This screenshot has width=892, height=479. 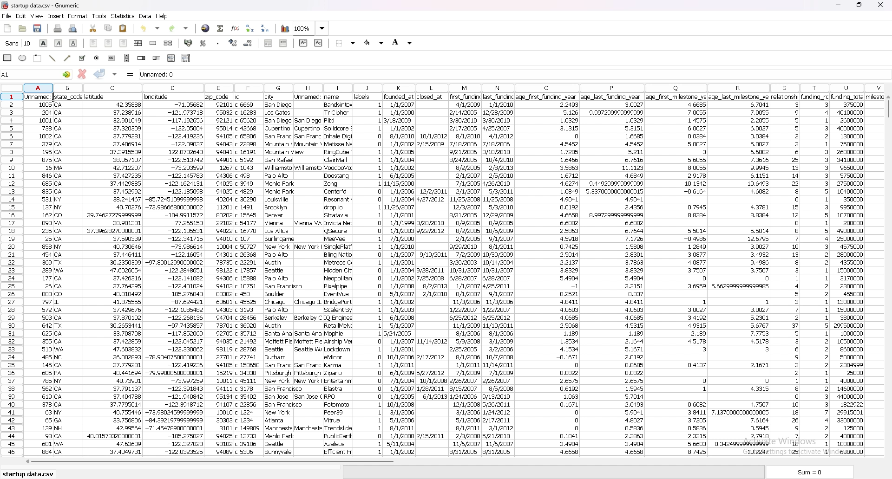 I want to click on data, so click(x=278, y=274).